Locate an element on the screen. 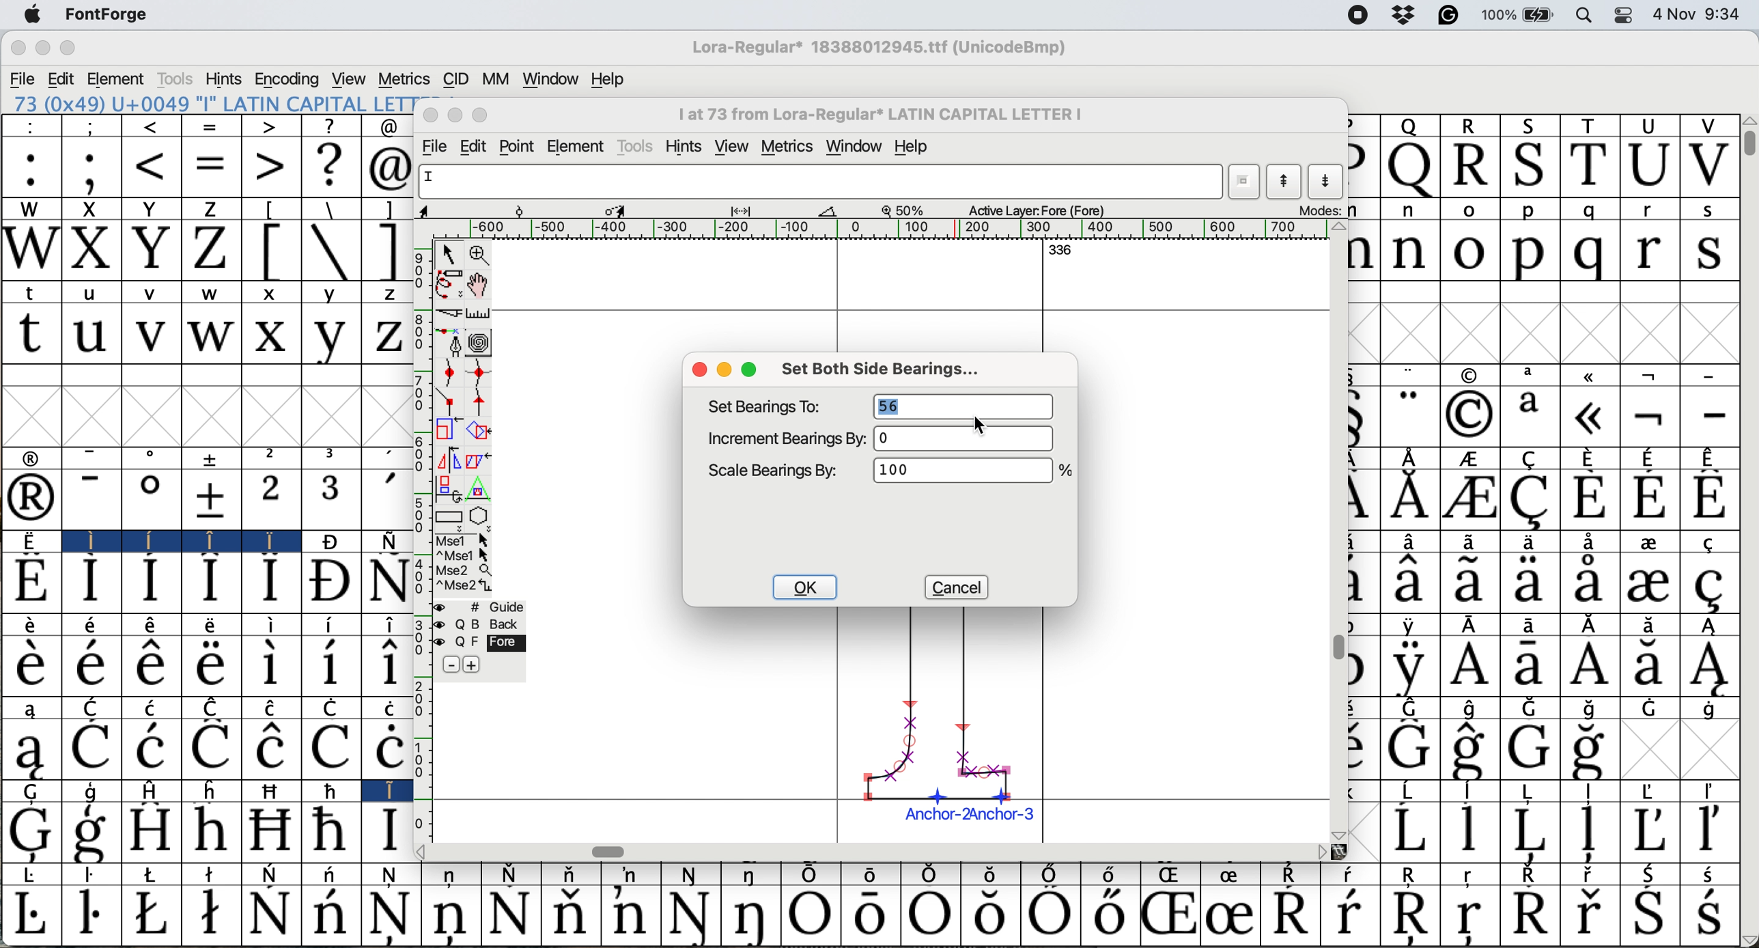 This screenshot has height=948, width=1759. ? is located at coordinates (330, 166).